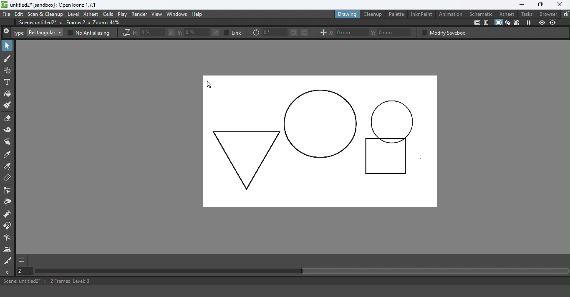  What do you see at coordinates (8, 94) in the screenshot?
I see `Fill tool` at bounding box center [8, 94].